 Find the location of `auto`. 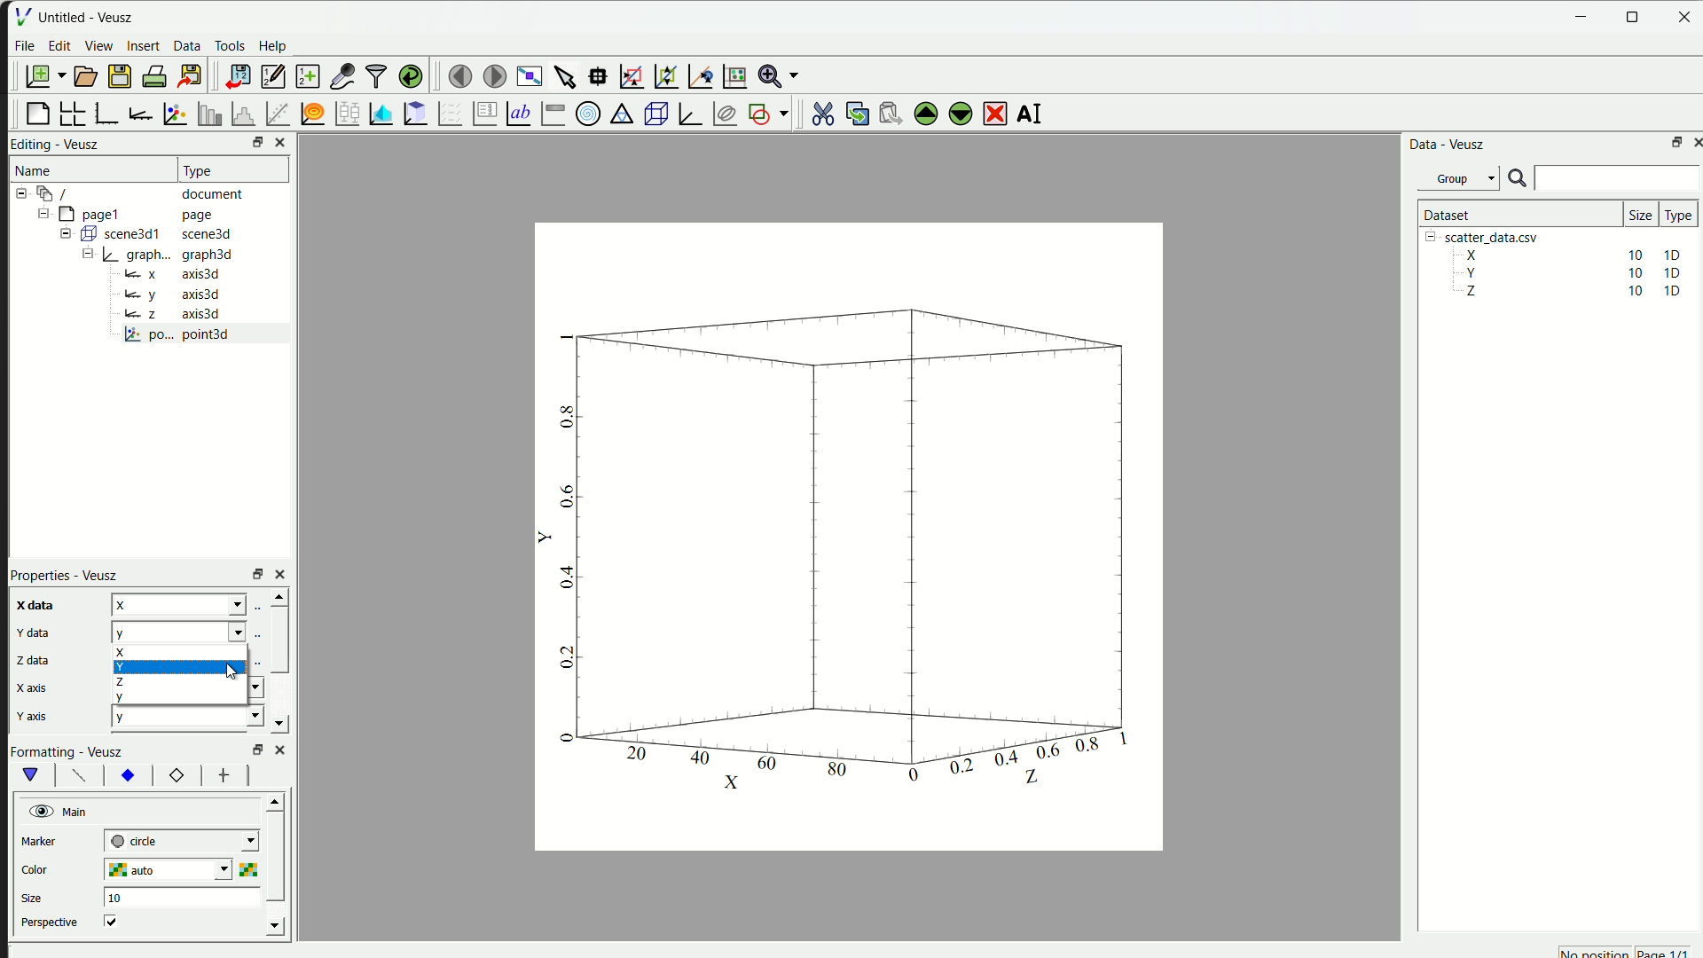

auto is located at coordinates (179, 871).